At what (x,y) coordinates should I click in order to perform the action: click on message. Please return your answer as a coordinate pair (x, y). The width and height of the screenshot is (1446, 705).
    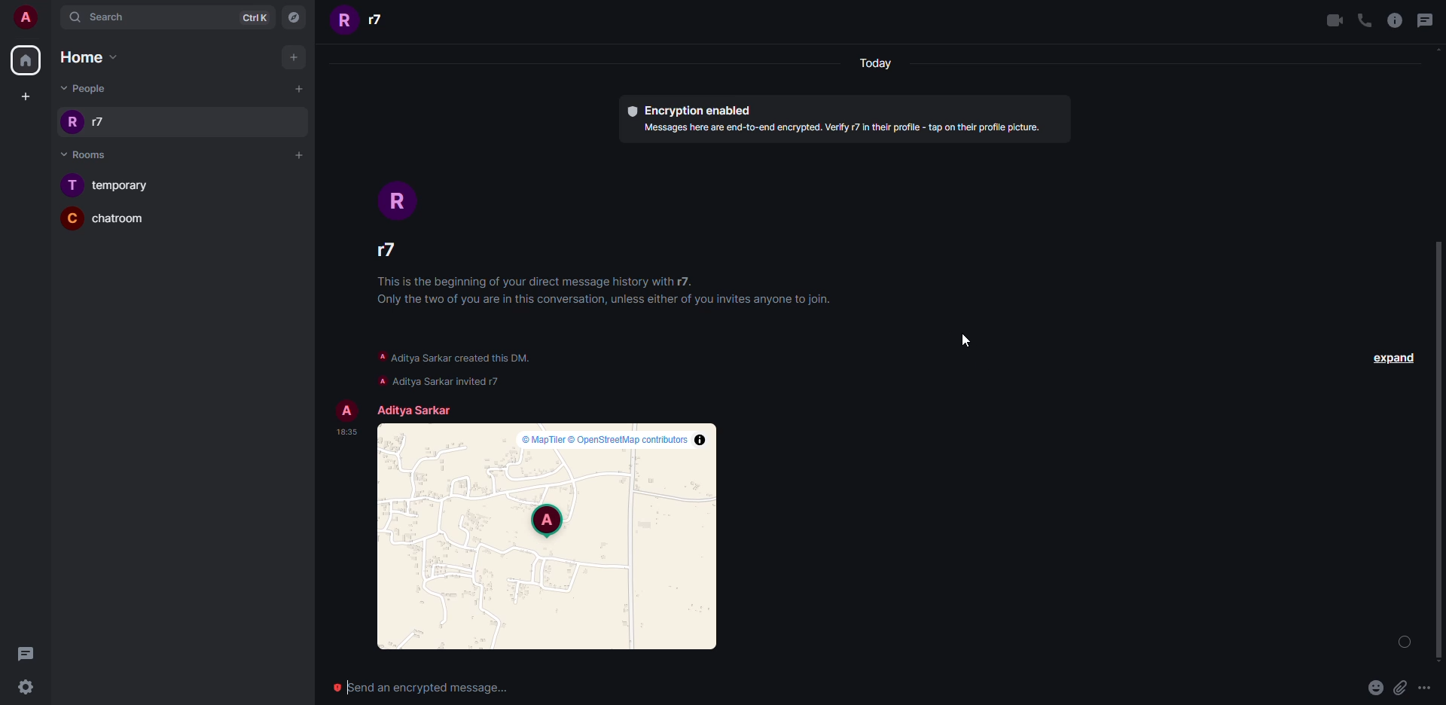
    Looking at the image, I should click on (1424, 20).